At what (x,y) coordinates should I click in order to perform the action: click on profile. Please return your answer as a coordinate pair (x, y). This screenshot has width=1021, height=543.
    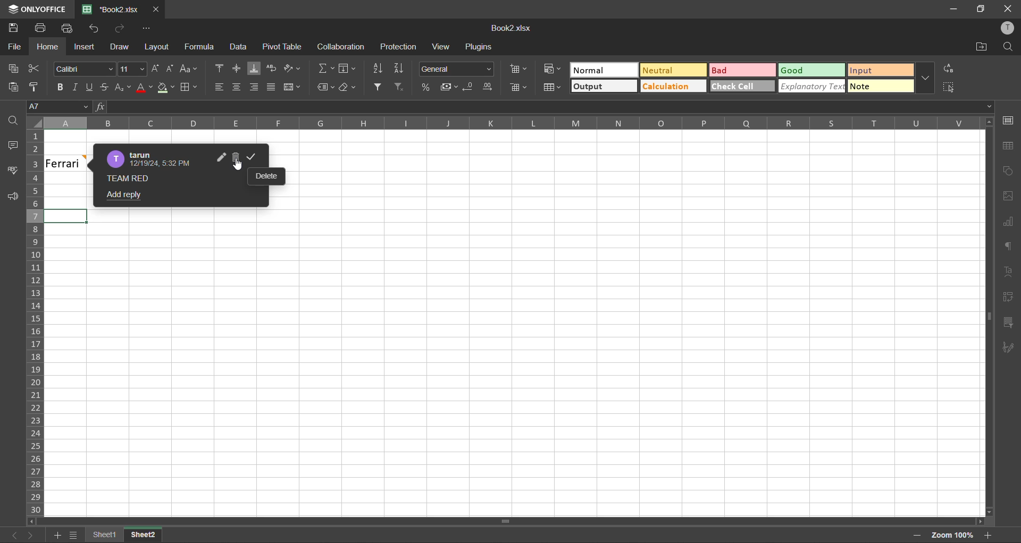
    Looking at the image, I should click on (1006, 27).